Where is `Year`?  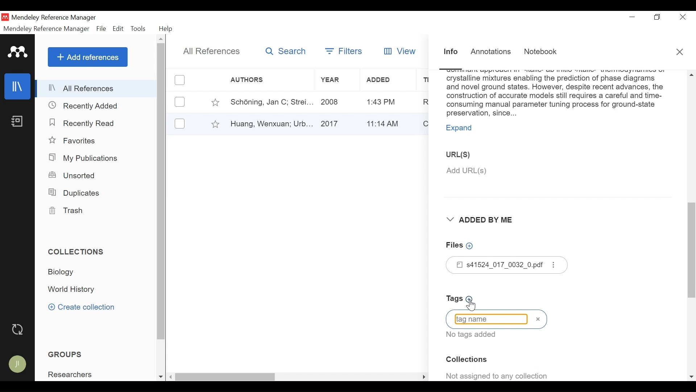 Year is located at coordinates (336, 102).